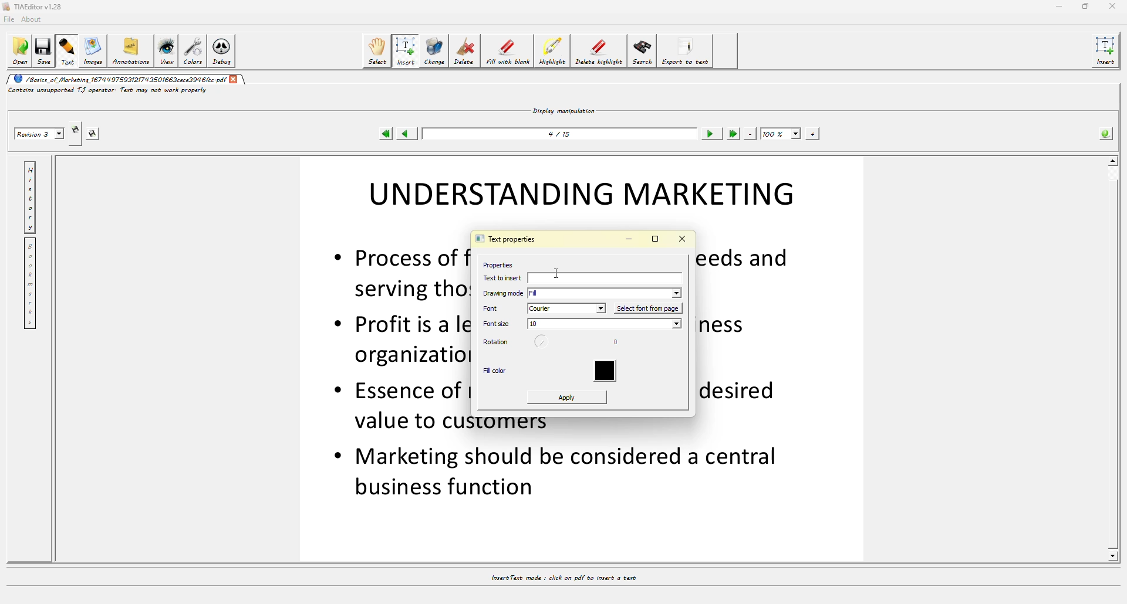 The height and width of the screenshot is (604, 1127). I want to click on drawing mode, so click(504, 293).